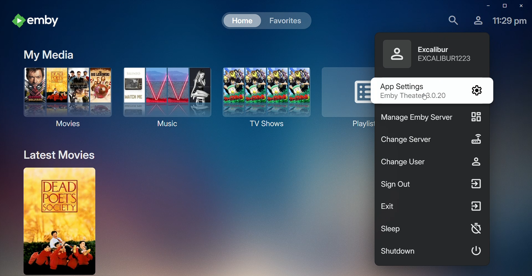  I want to click on Change Server, so click(432, 141).